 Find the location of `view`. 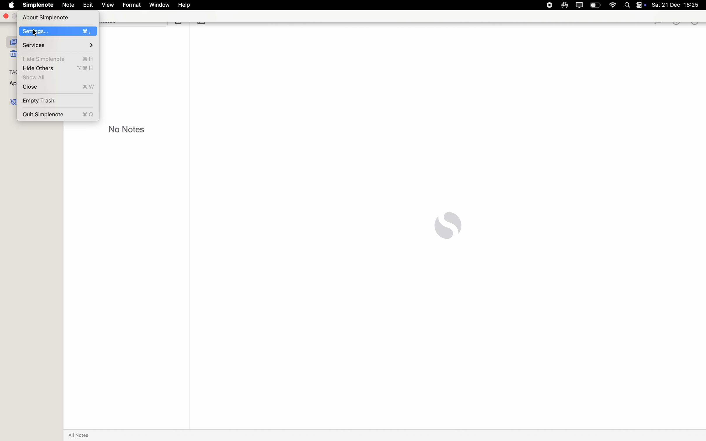

view is located at coordinates (107, 5).